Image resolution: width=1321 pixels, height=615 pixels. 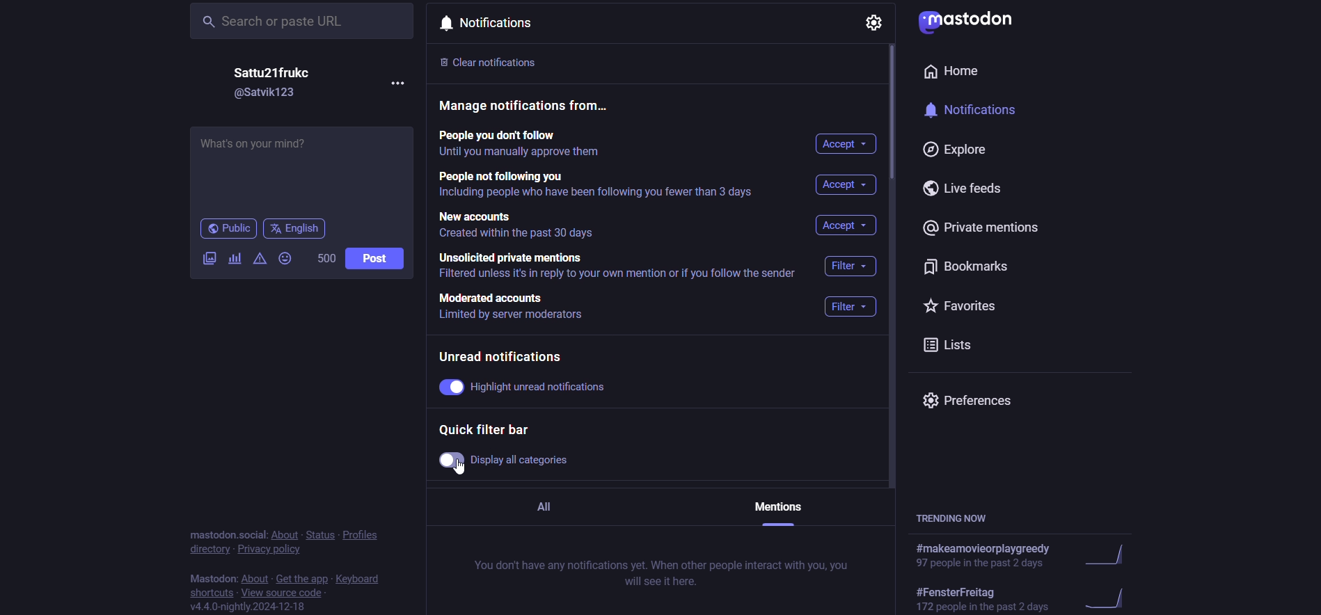 What do you see at coordinates (207, 550) in the screenshot?
I see `directory` at bounding box center [207, 550].